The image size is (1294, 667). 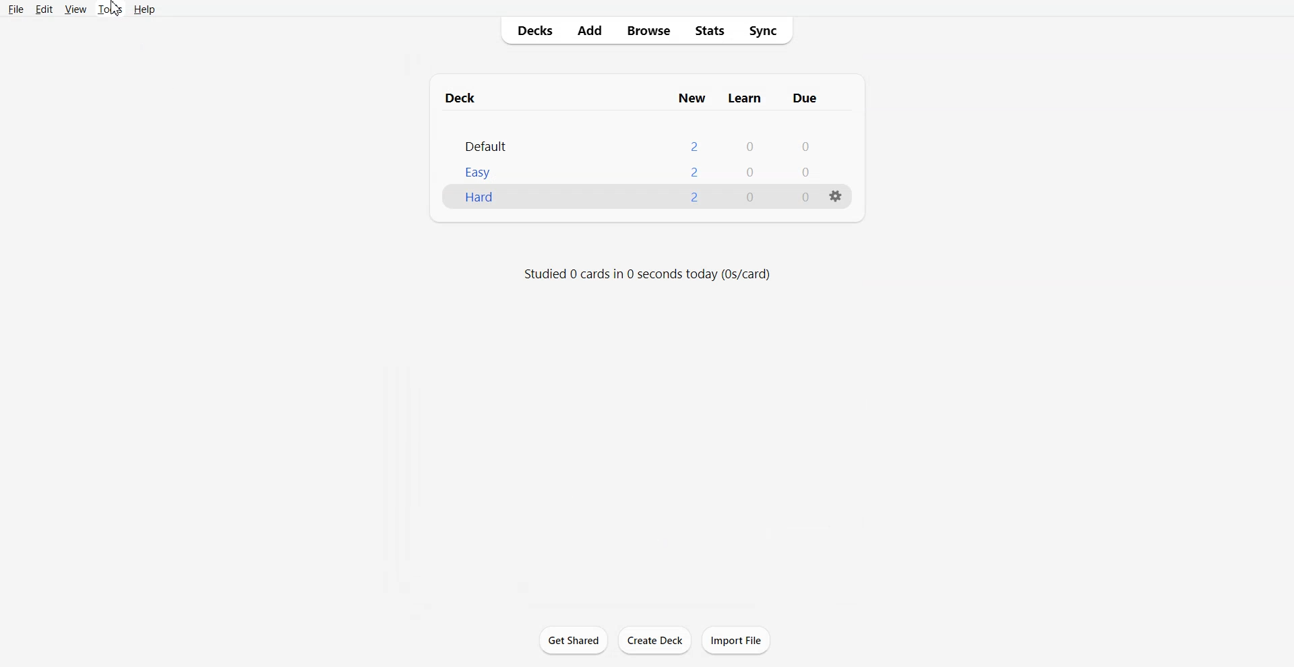 What do you see at coordinates (642, 136) in the screenshot?
I see `Deck File` at bounding box center [642, 136].